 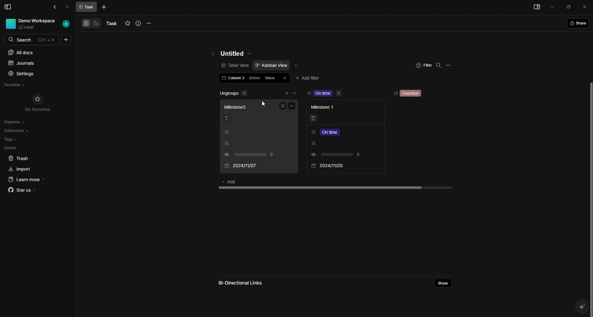 What do you see at coordinates (12, 139) in the screenshot?
I see `Tags` at bounding box center [12, 139].